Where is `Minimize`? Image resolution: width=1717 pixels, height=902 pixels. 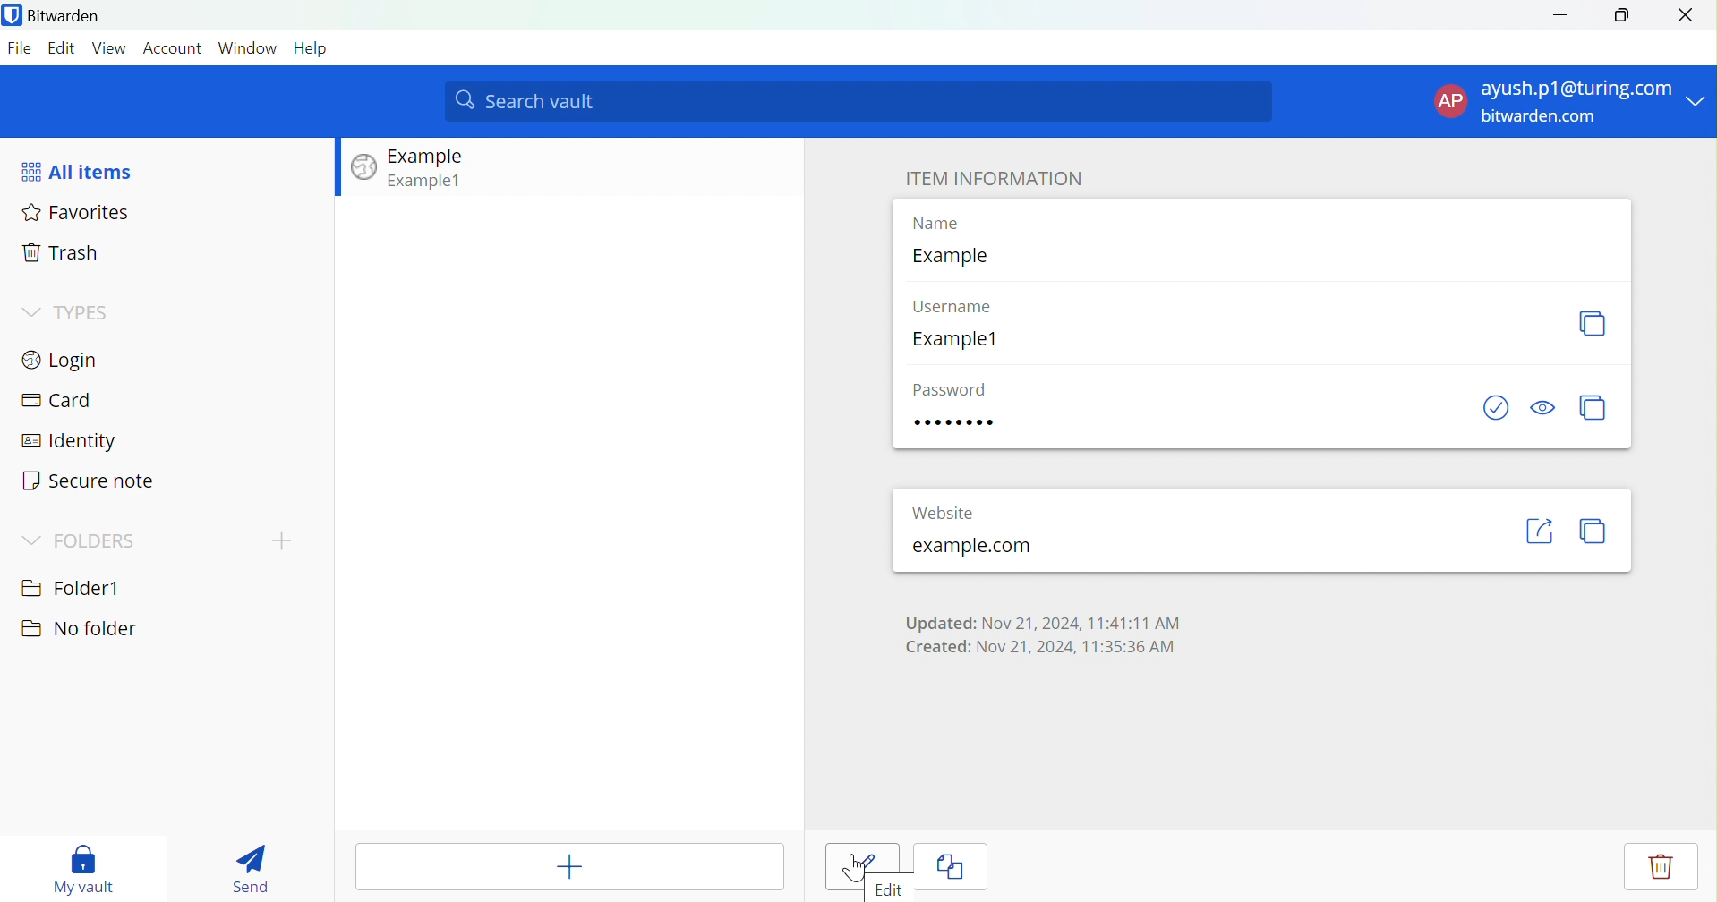
Minimize is located at coordinates (1559, 13).